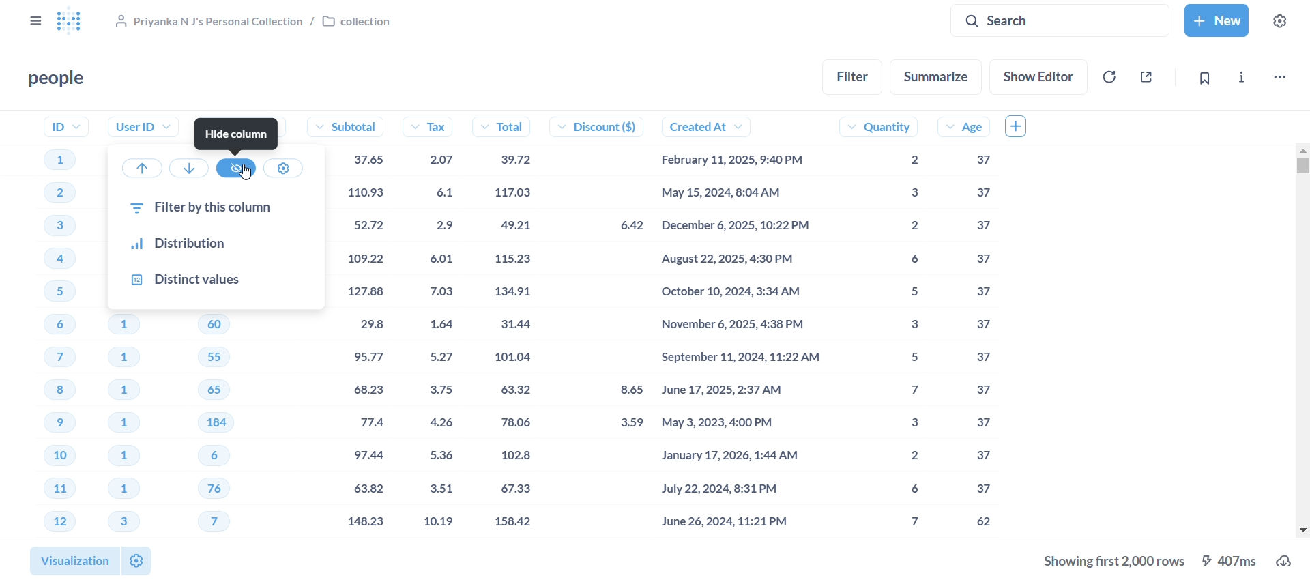 The image size is (1310, 580). Describe the element at coordinates (366, 324) in the screenshot. I see `subtotal` at that location.